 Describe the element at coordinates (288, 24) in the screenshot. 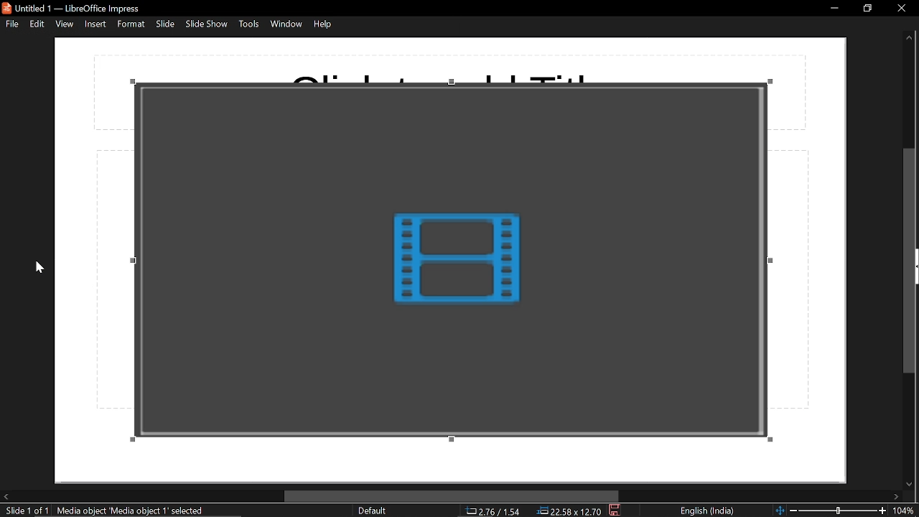

I see `window` at that location.